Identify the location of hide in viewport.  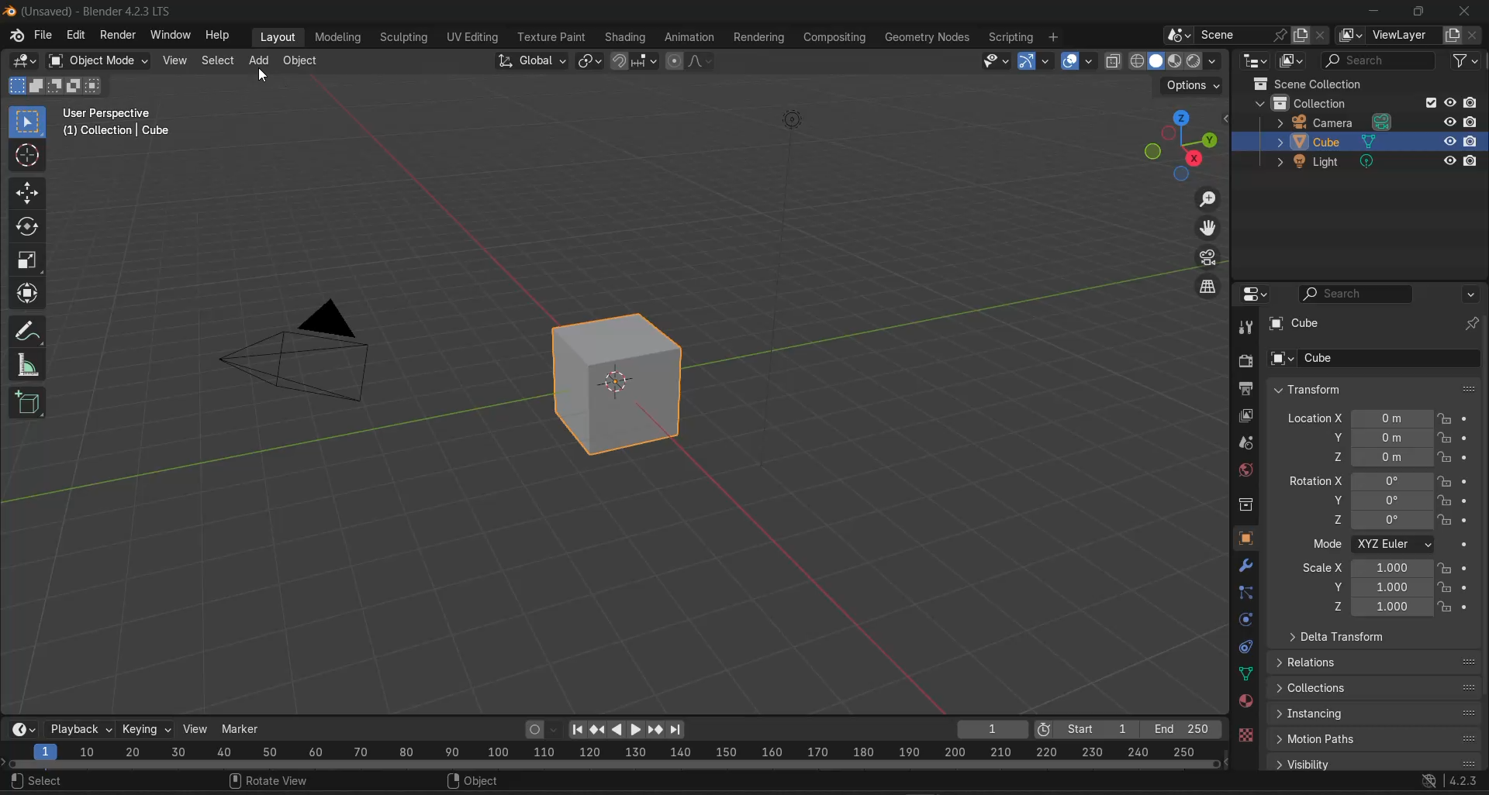
(1448, 122).